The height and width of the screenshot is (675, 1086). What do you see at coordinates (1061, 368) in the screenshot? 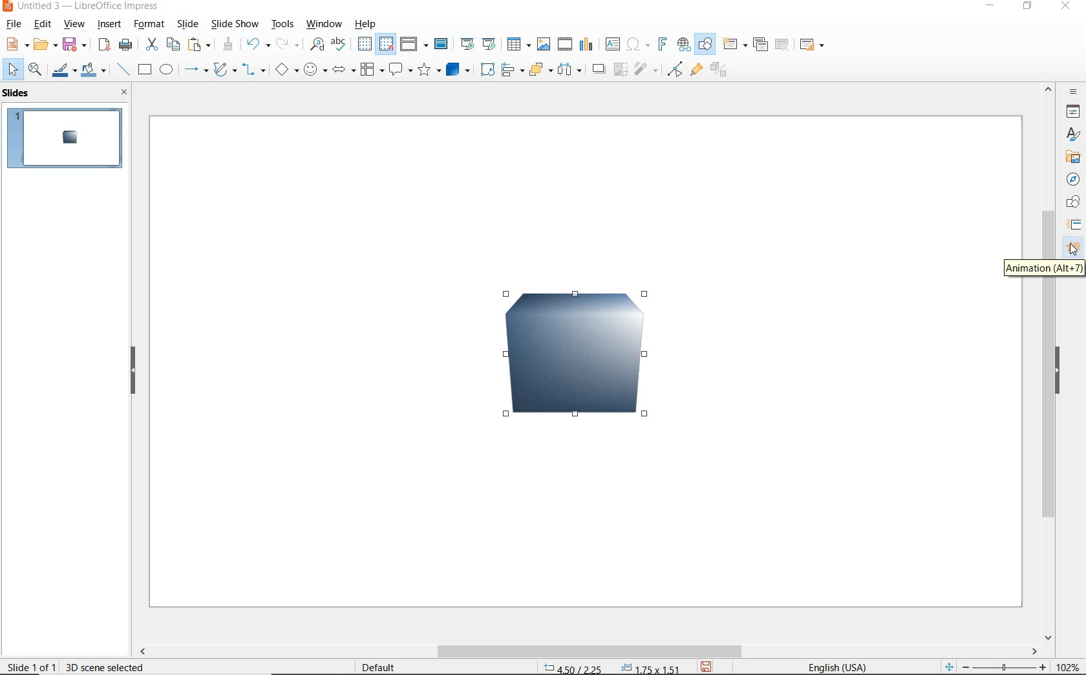
I see `HIDE` at bounding box center [1061, 368].